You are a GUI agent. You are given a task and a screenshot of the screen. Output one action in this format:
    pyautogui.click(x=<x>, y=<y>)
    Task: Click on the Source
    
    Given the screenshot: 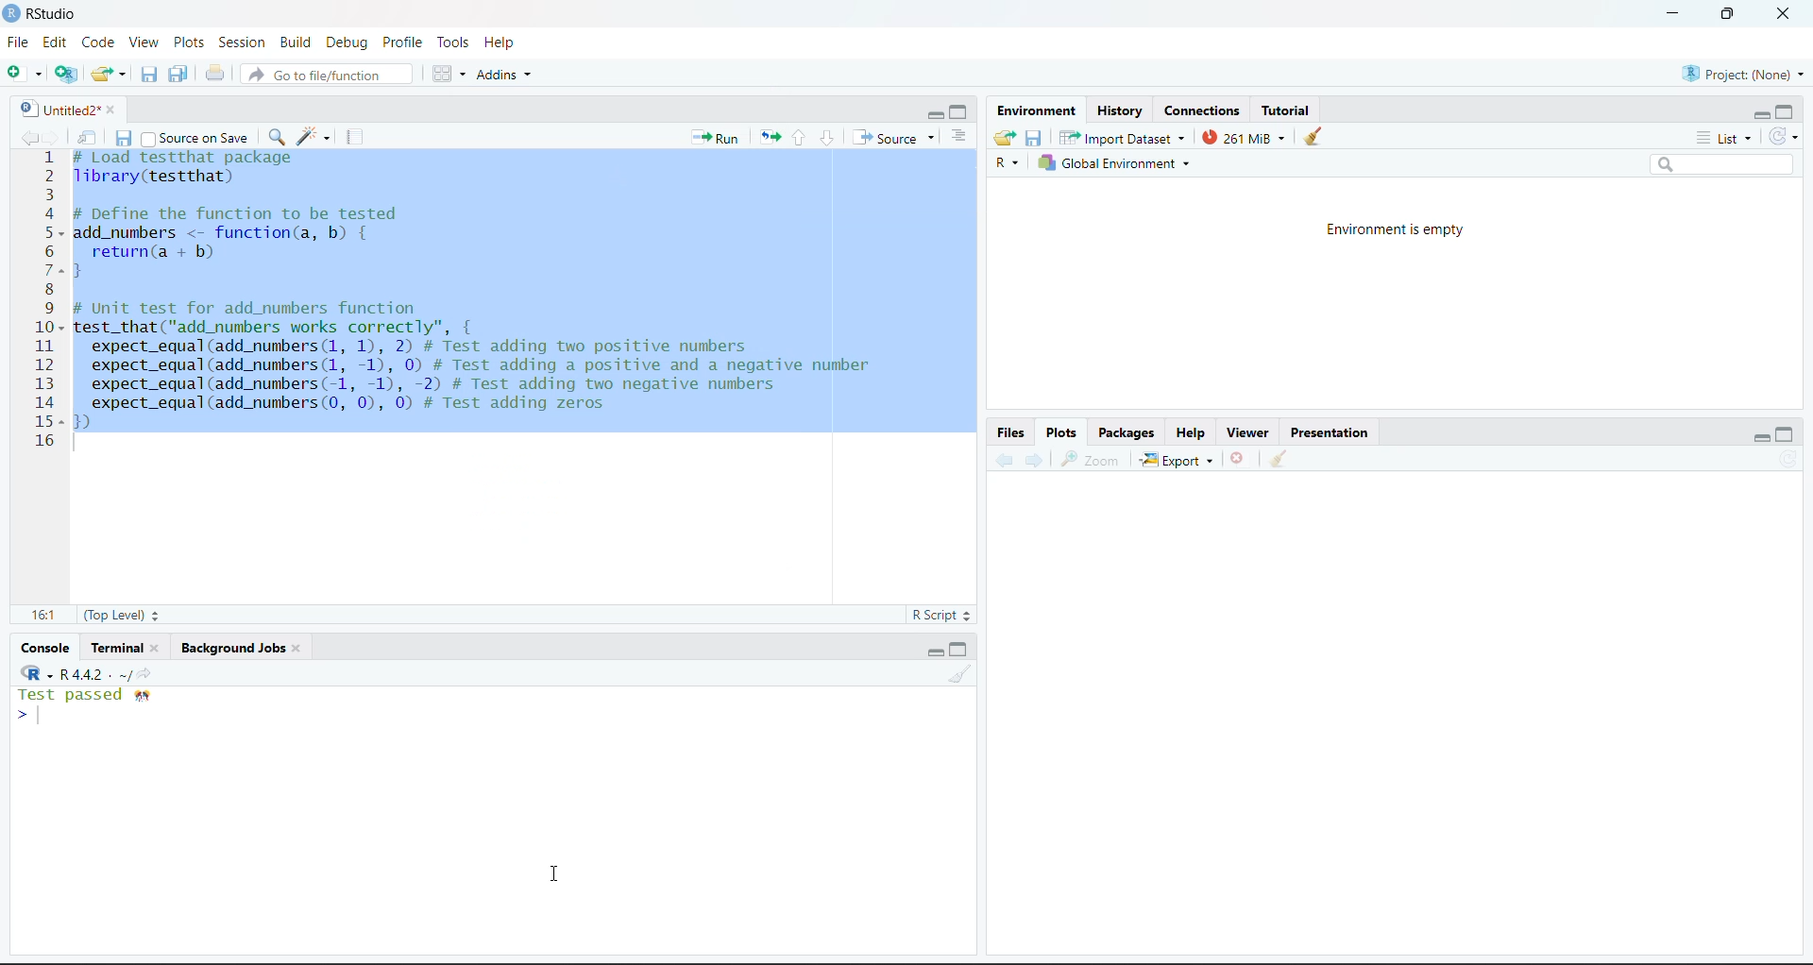 What is the action you would take?
    pyautogui.click(x=896, y=136)
    